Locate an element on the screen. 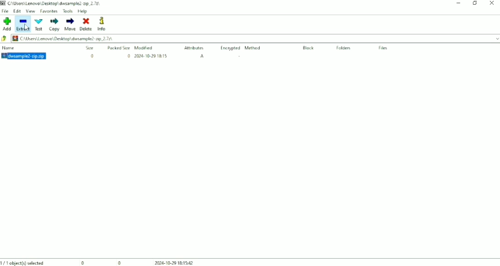 The image size is (500, 266). A is located at coordinates (203, 56).